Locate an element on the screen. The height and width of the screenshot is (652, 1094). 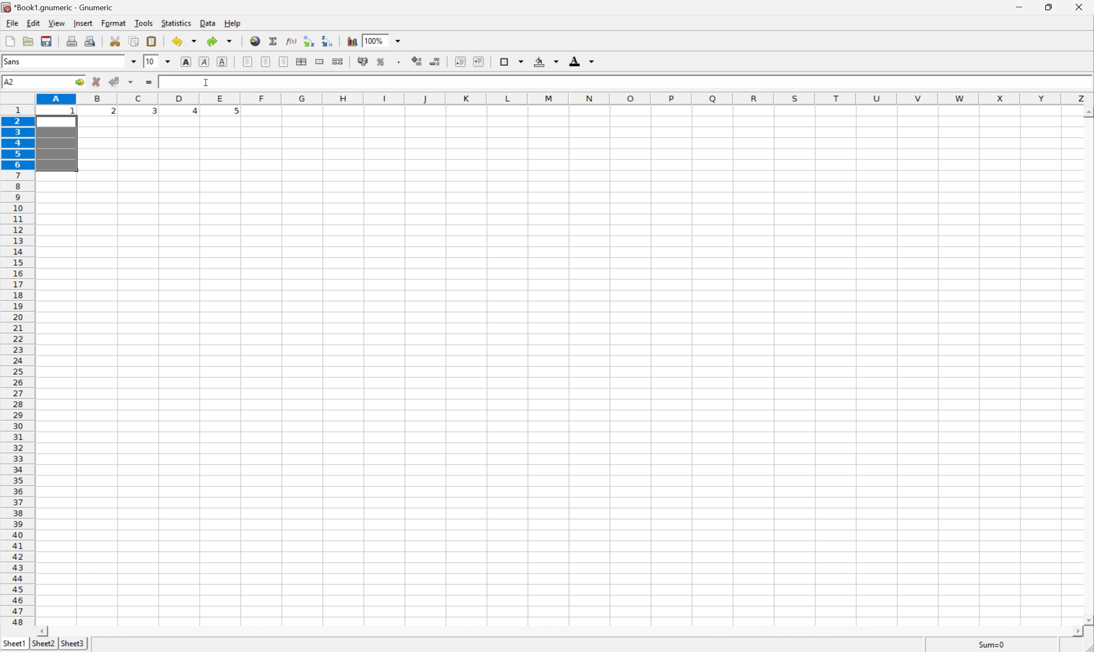
sum=0 is located at coordinates (985, 644).